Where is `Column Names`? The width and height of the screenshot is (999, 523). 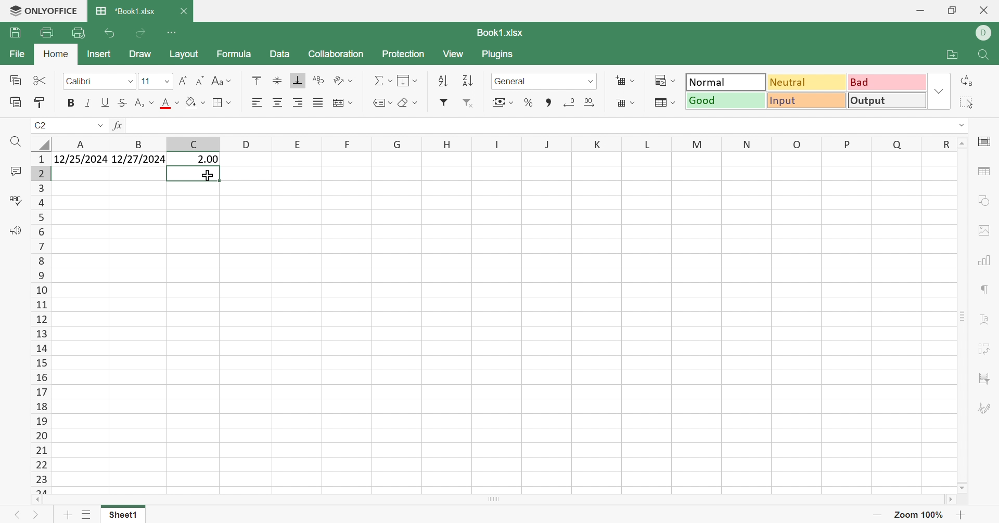 Column Names is located at coordinates (499, 143).